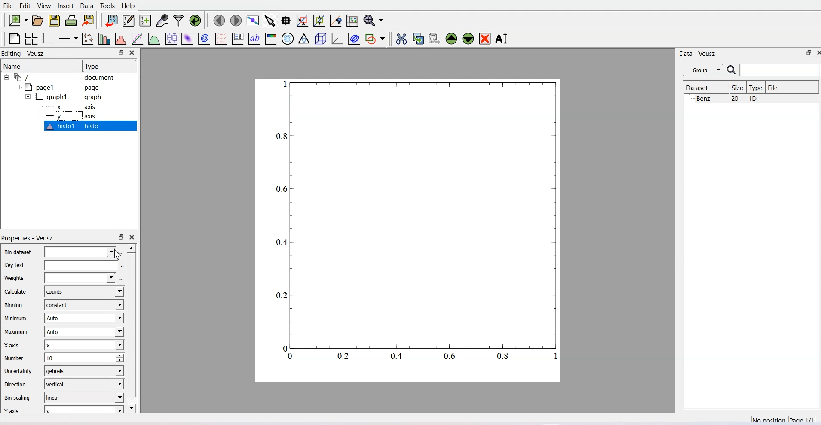 This screenshot has width=821, height=425. I want to click on Calculate - counts, so click(62, 291).